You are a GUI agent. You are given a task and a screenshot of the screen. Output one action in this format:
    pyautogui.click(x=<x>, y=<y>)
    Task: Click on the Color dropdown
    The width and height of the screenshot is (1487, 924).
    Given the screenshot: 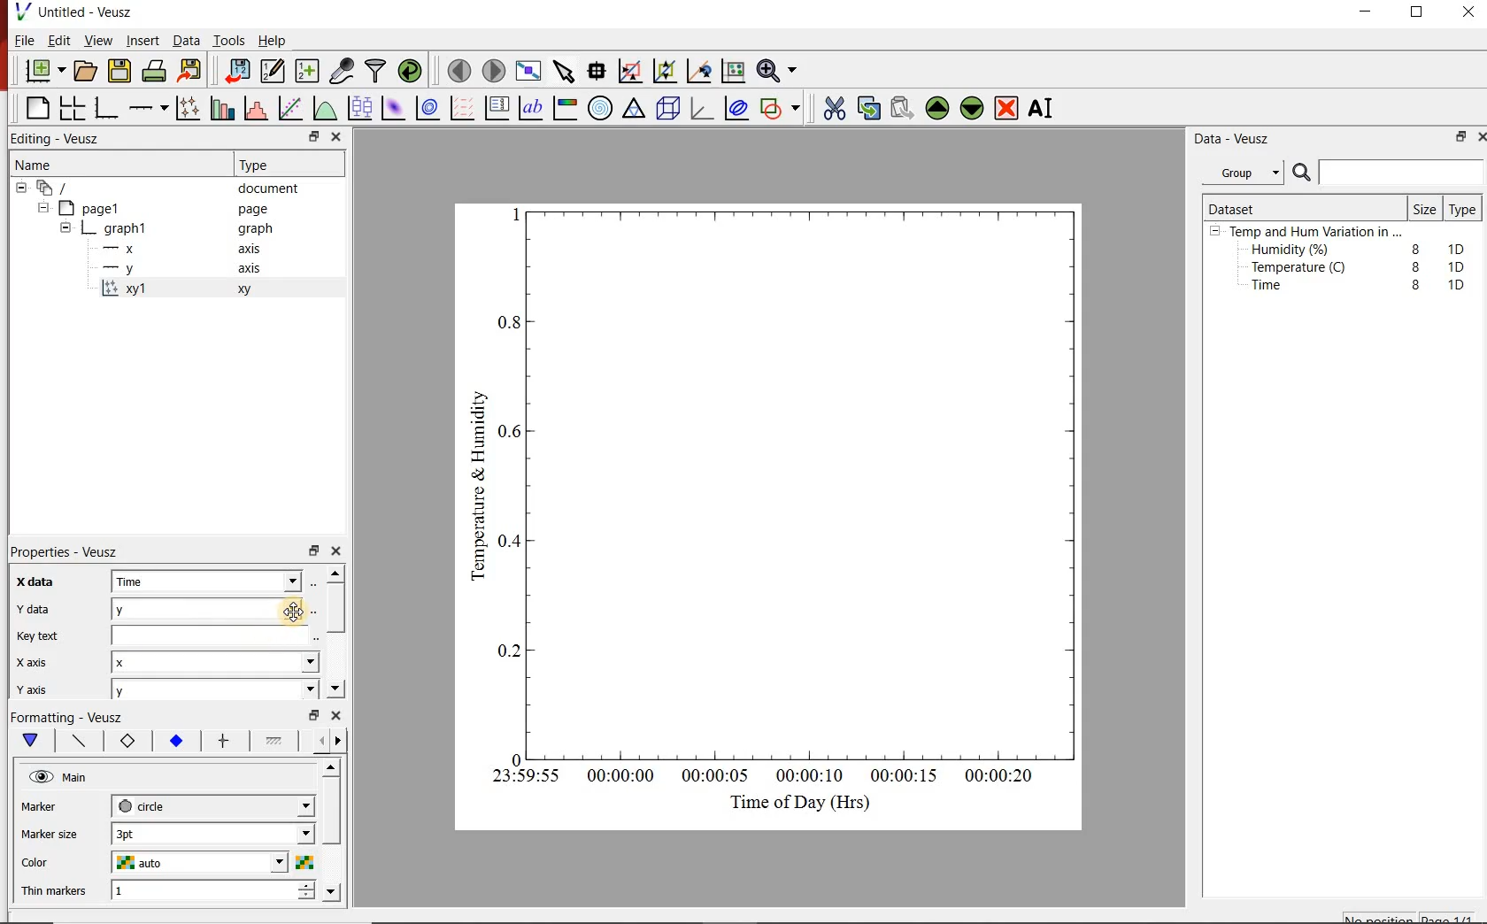 What is the action you would take?
    pyautogui.click(x=252, y=863)
    